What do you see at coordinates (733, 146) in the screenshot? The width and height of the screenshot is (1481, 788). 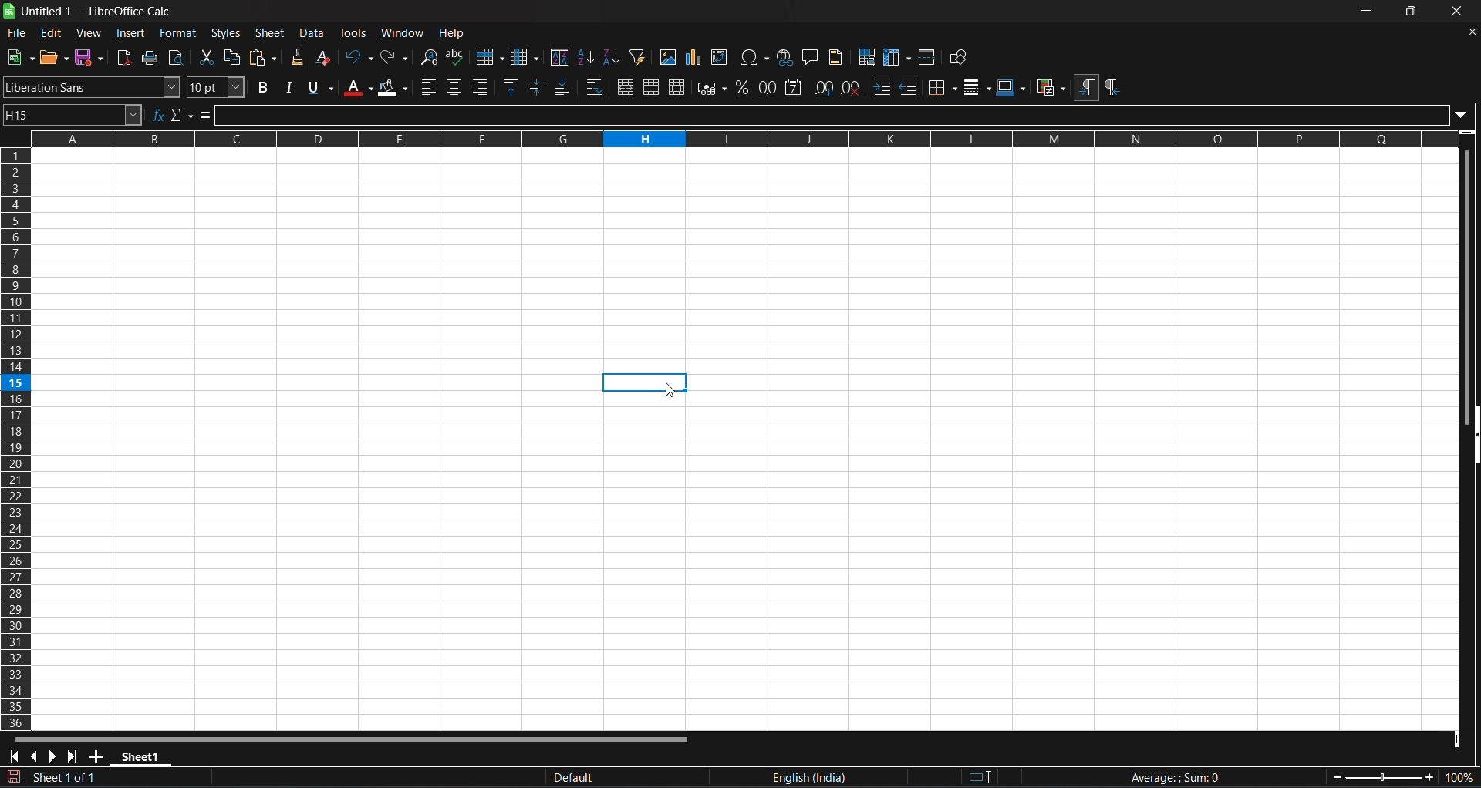 I see `rows` at bounding box center [733, 146].